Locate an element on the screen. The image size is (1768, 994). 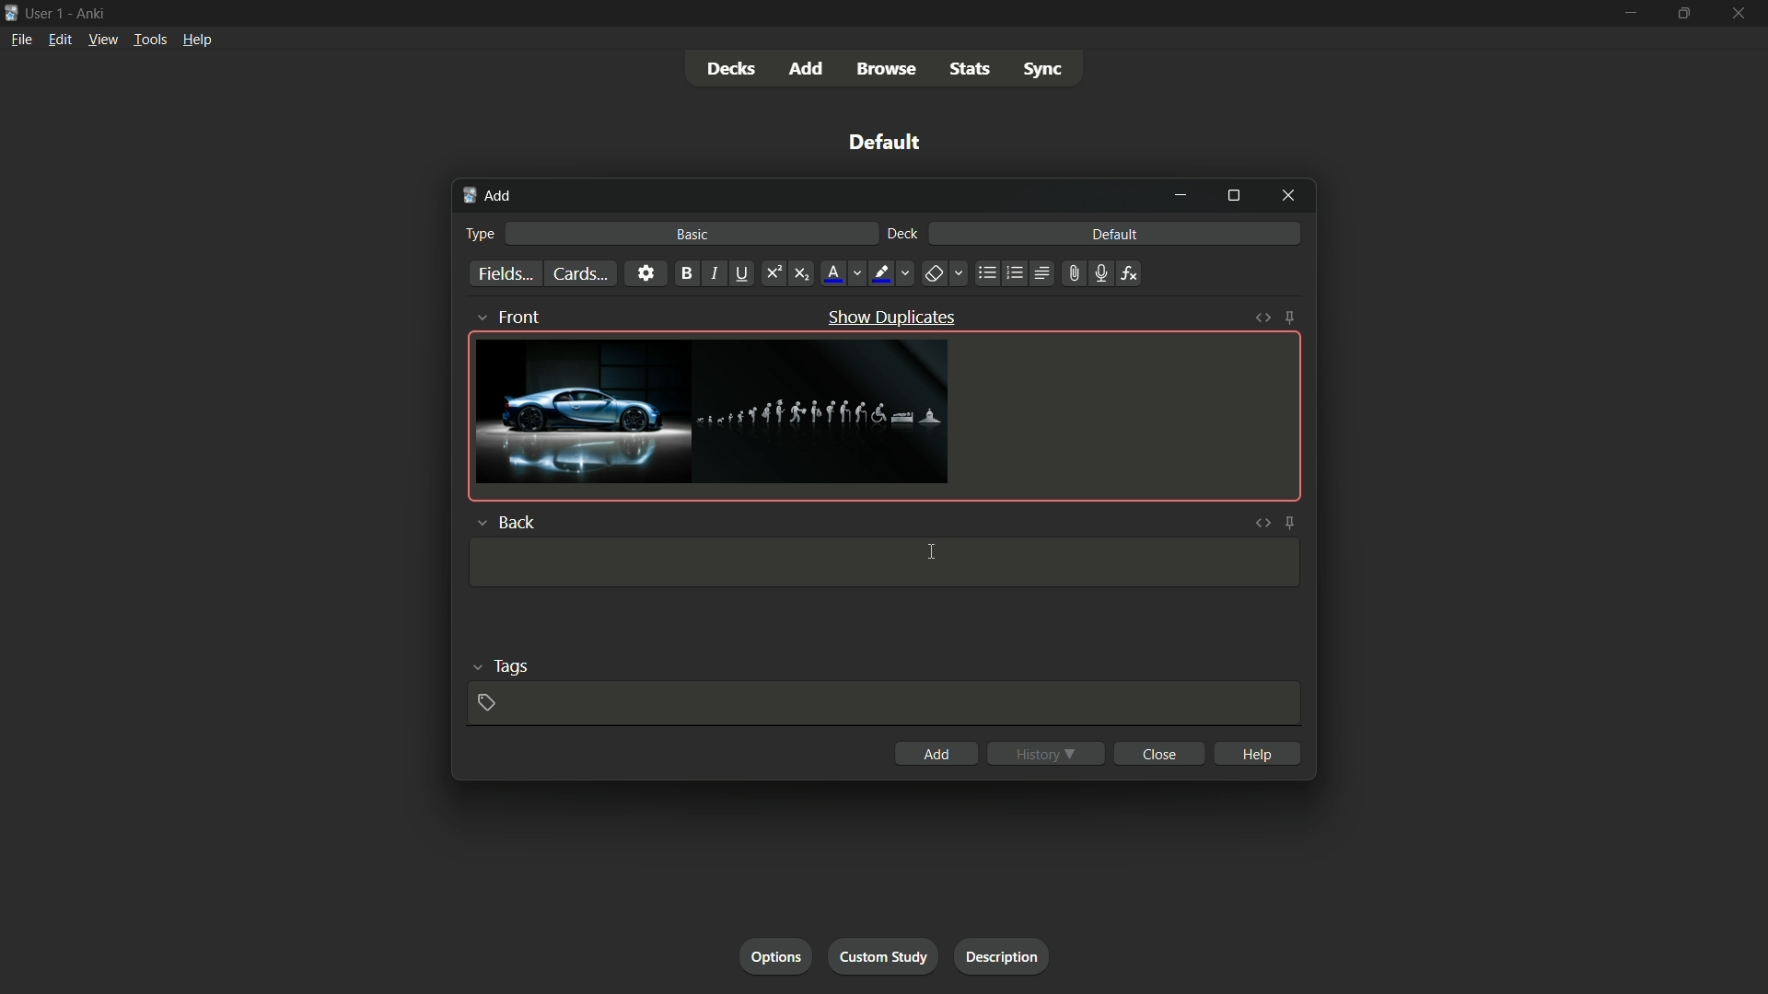
options is located at coordinates (776, 955).